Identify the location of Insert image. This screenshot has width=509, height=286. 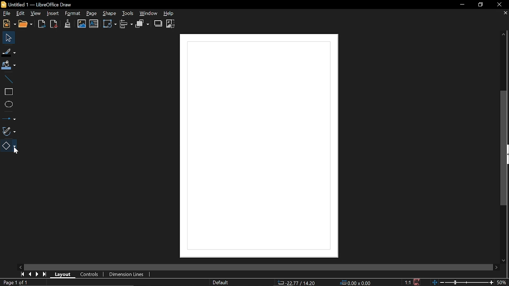
(94, 24).